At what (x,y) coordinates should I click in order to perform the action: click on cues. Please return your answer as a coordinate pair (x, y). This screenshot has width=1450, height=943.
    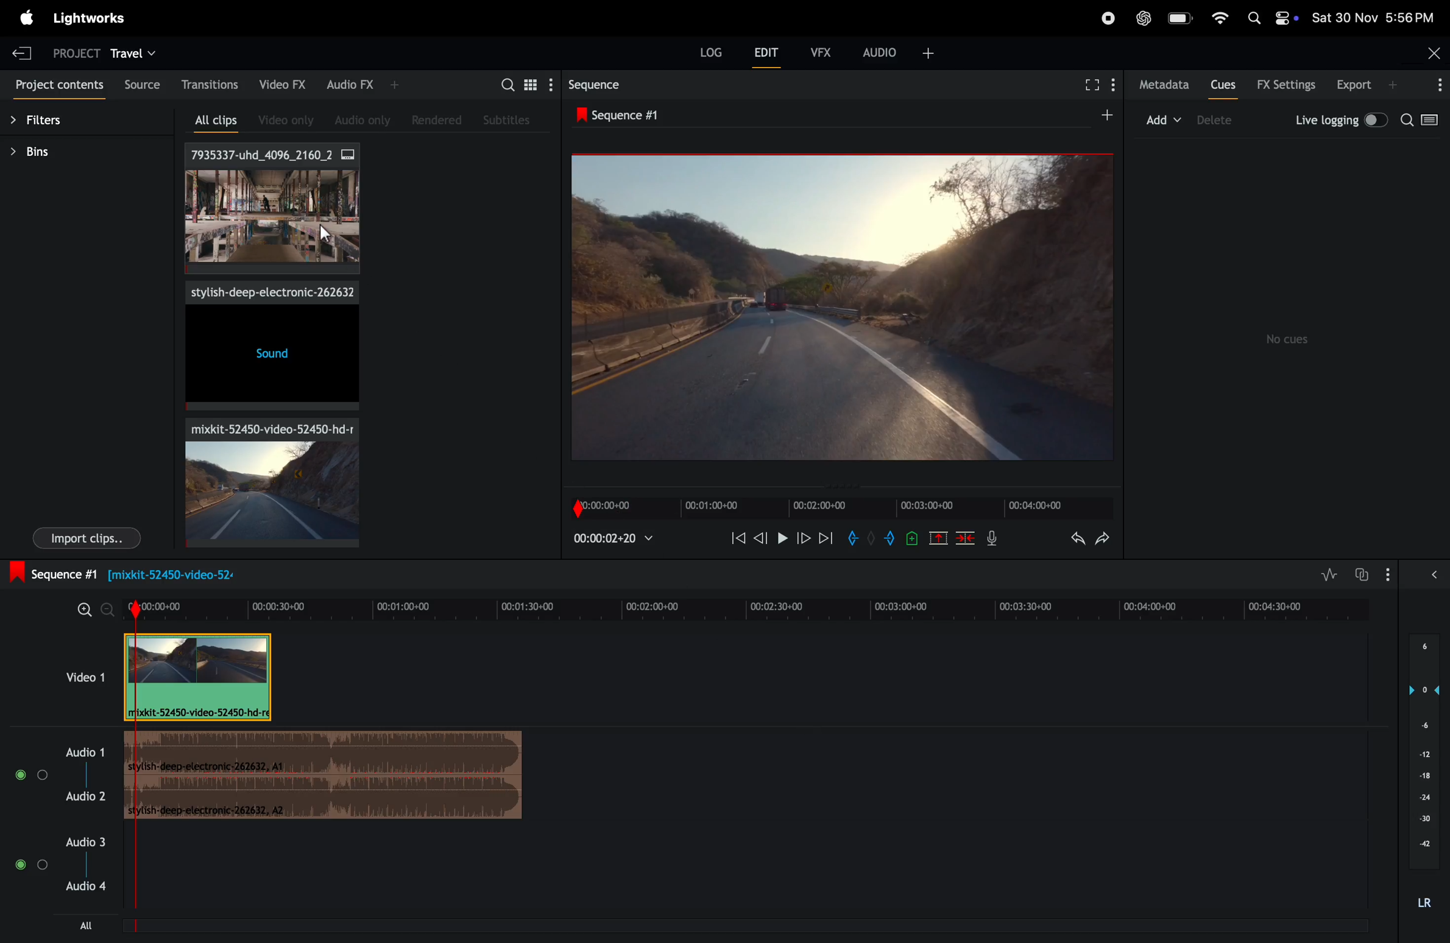
    Looking at the image, I should click on (1223, 87).